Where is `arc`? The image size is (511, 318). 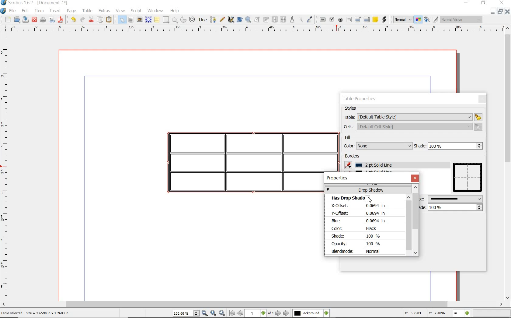
arc is located at coordinates (184, 20).